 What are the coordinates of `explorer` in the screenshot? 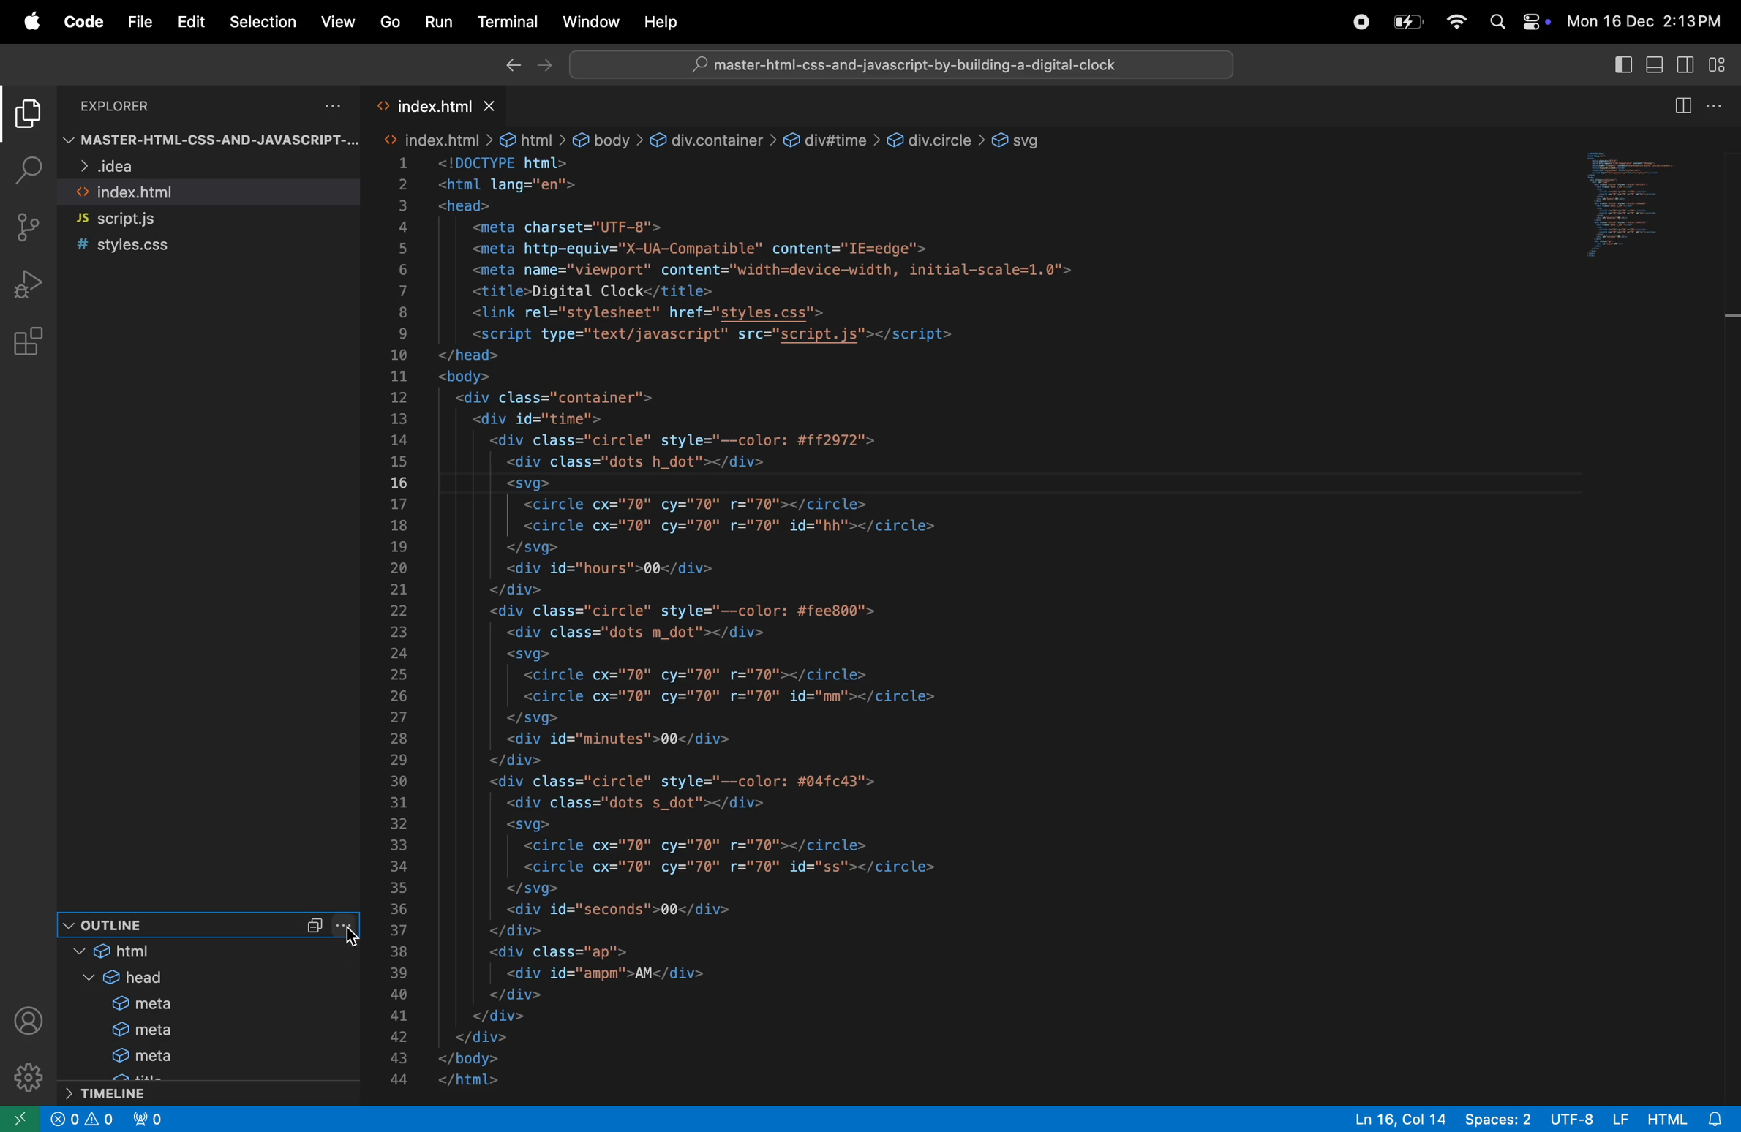 It's located at (26, 116).